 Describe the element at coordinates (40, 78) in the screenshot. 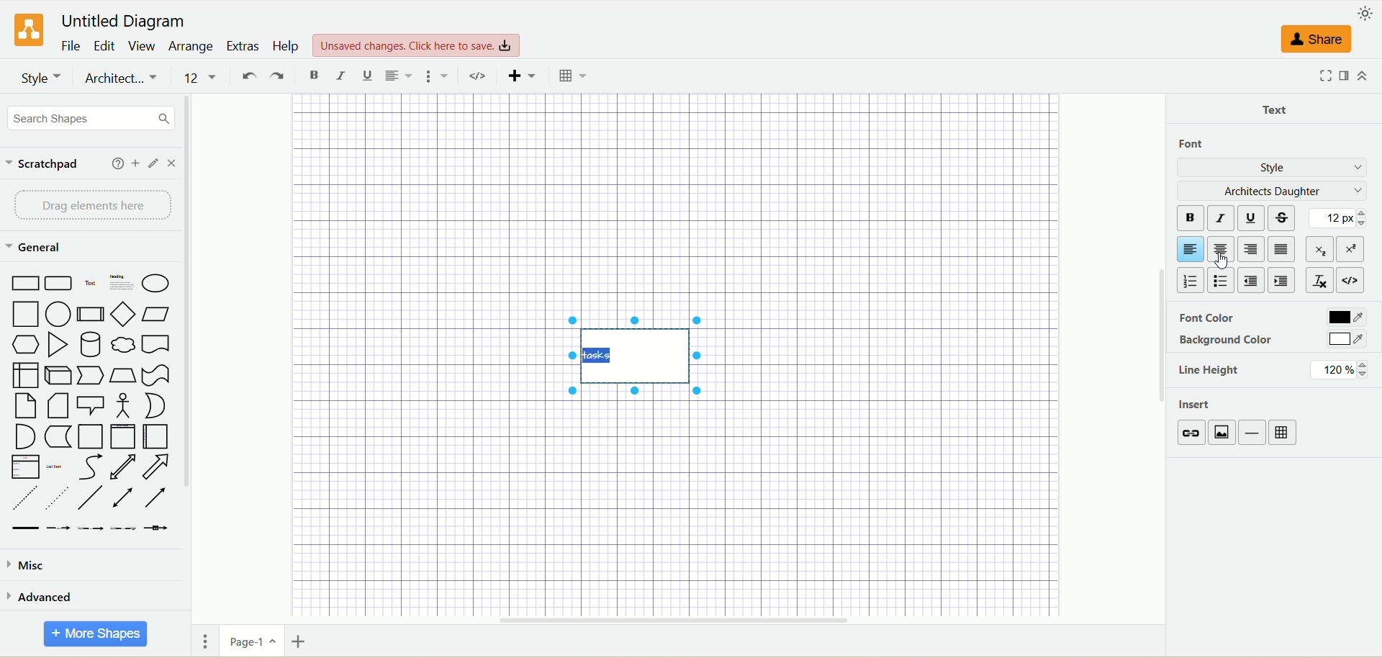

I see `Style` at that location.